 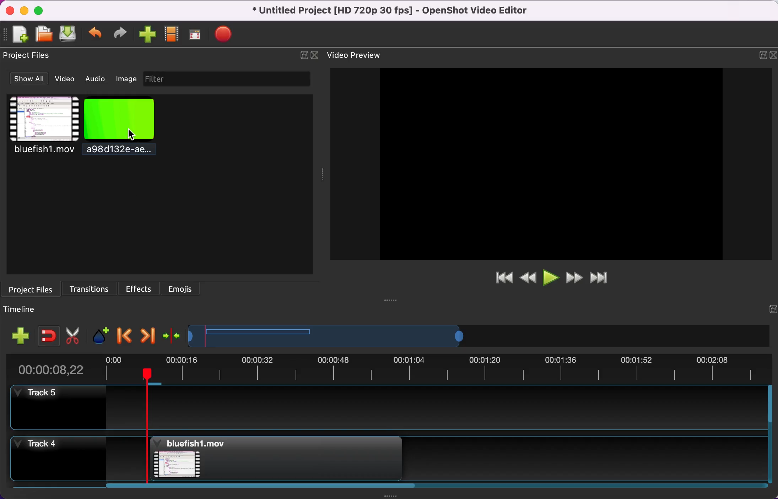 What do you see at coordinates (150, 335) in the screenshot?
I see `next marker` at bounding box center [150, 335].